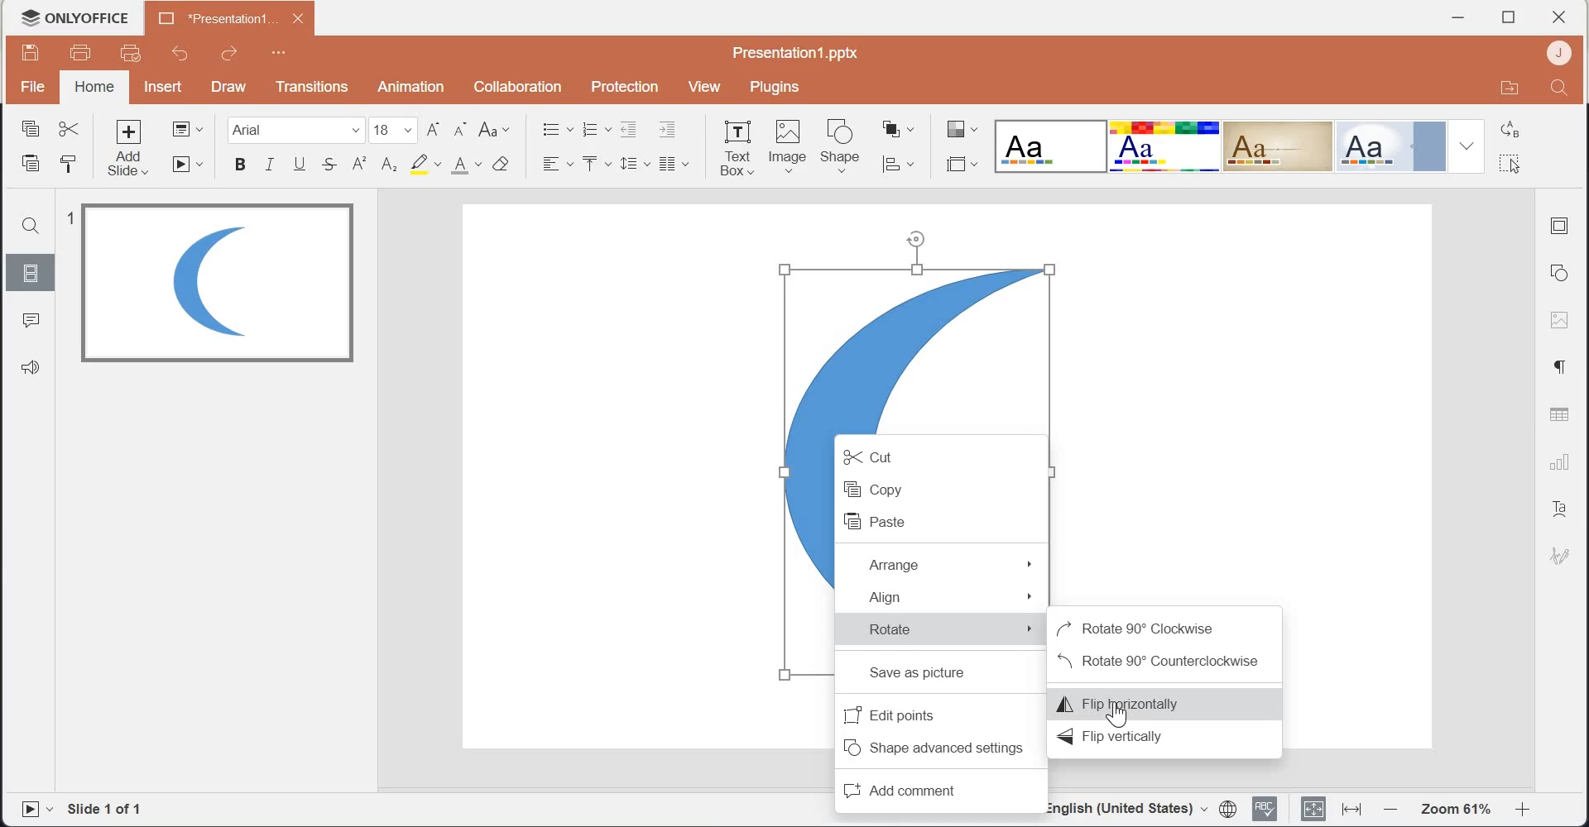  I want to click on cursor, so click(1513, 165).